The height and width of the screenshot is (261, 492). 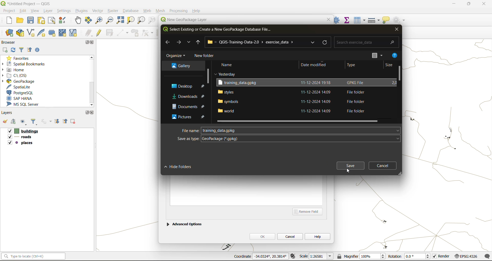 I want to click on save, so click(x=31, y=21).